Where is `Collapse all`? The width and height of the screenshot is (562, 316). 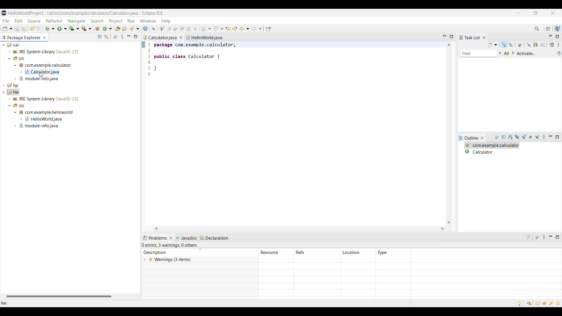
Collapse all is located at coordinates (504, 138).